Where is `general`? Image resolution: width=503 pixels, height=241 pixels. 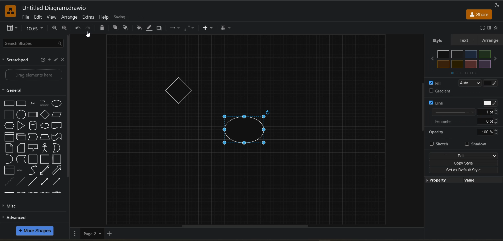
general is located at coordinates (14, 91).